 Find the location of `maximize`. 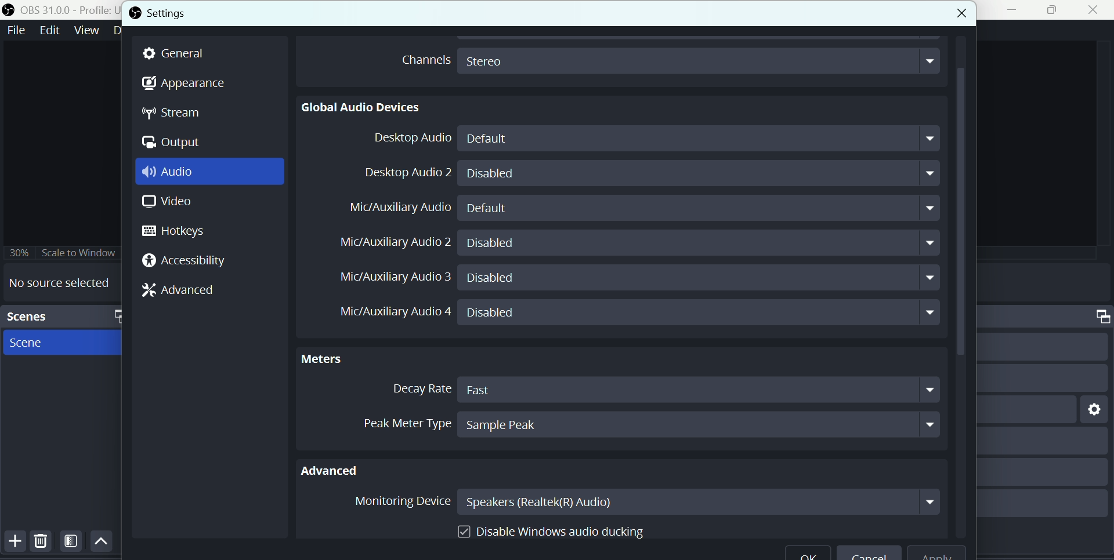

maximize is located at coordinates (115, 315).